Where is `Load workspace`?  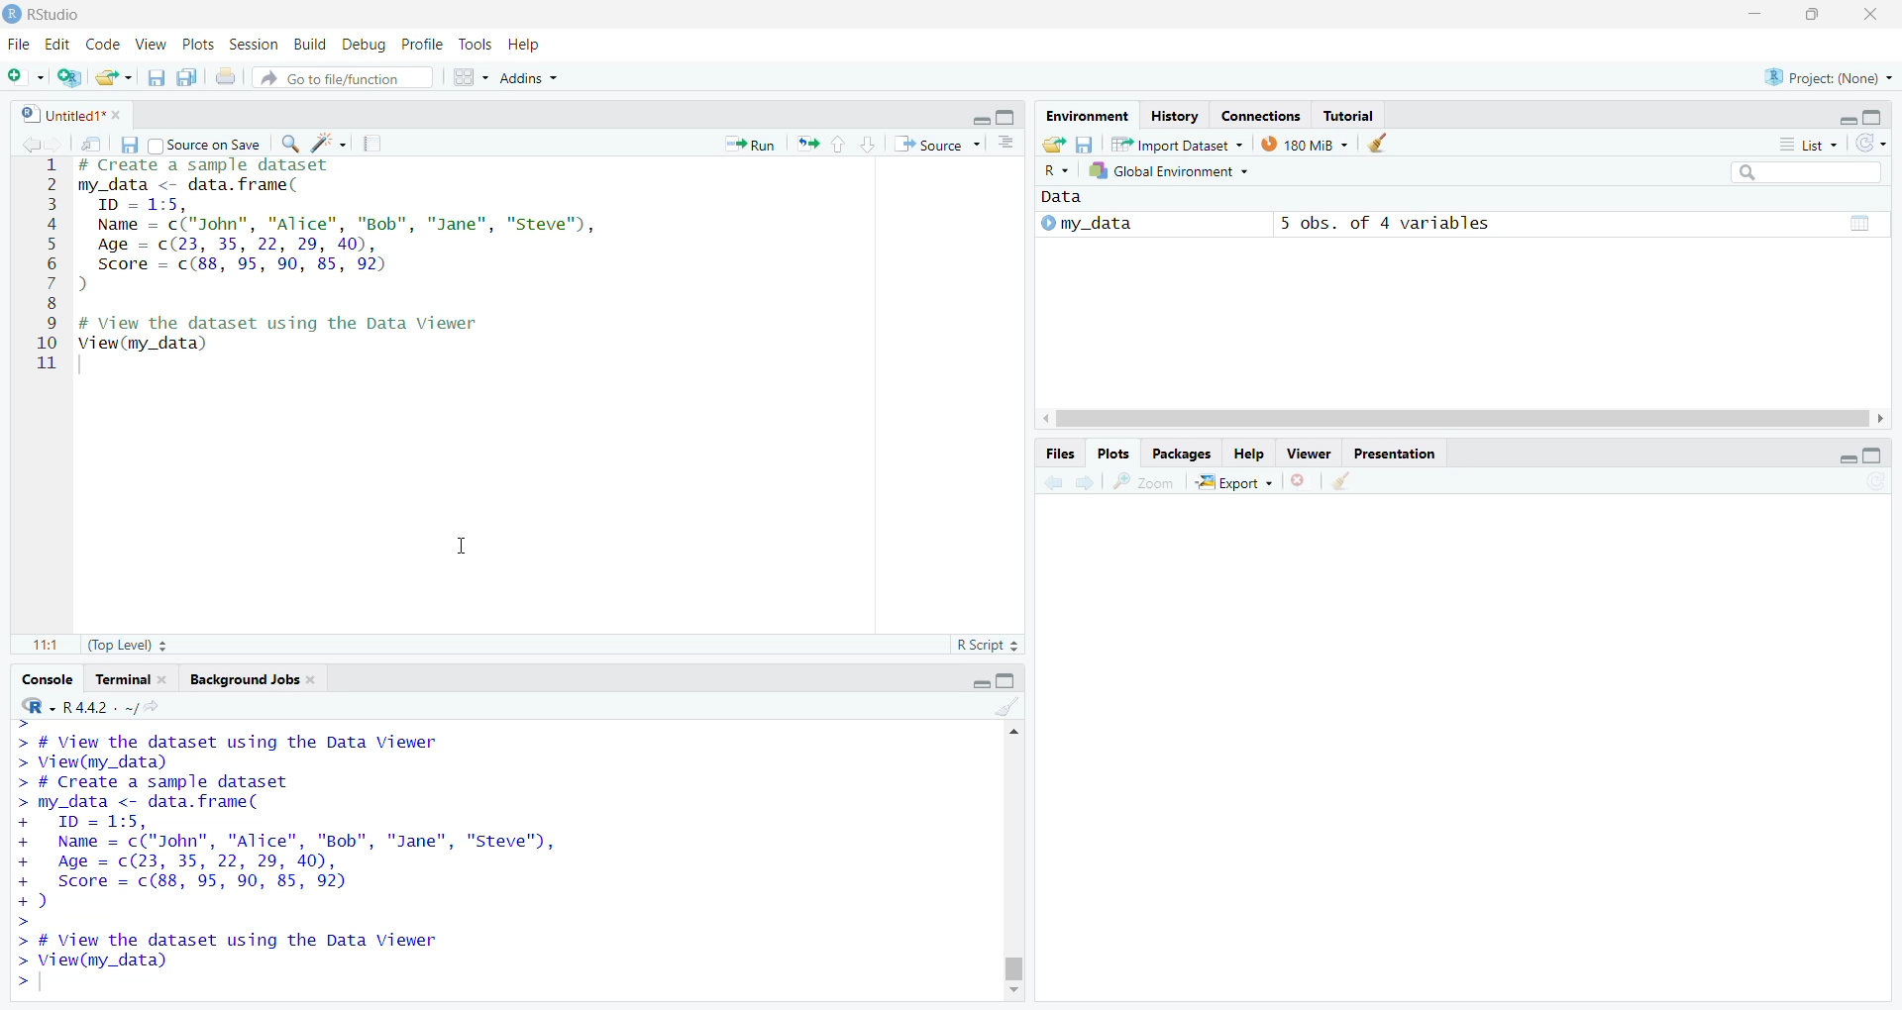 Load workspace is located at coordinates (1057, 146).